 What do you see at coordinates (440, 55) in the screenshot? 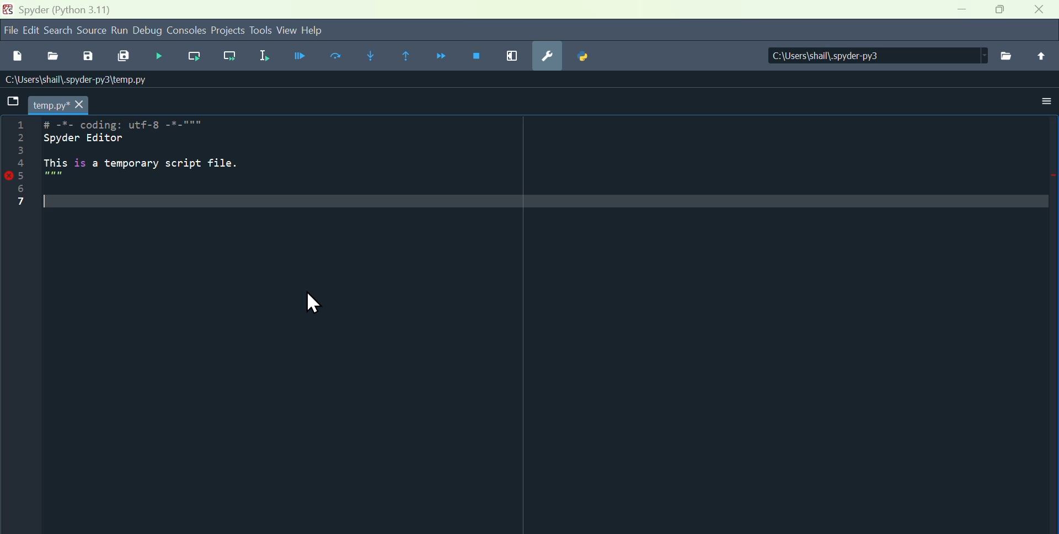
I see `Continue execution until next function` at bounding box center [440, 55].